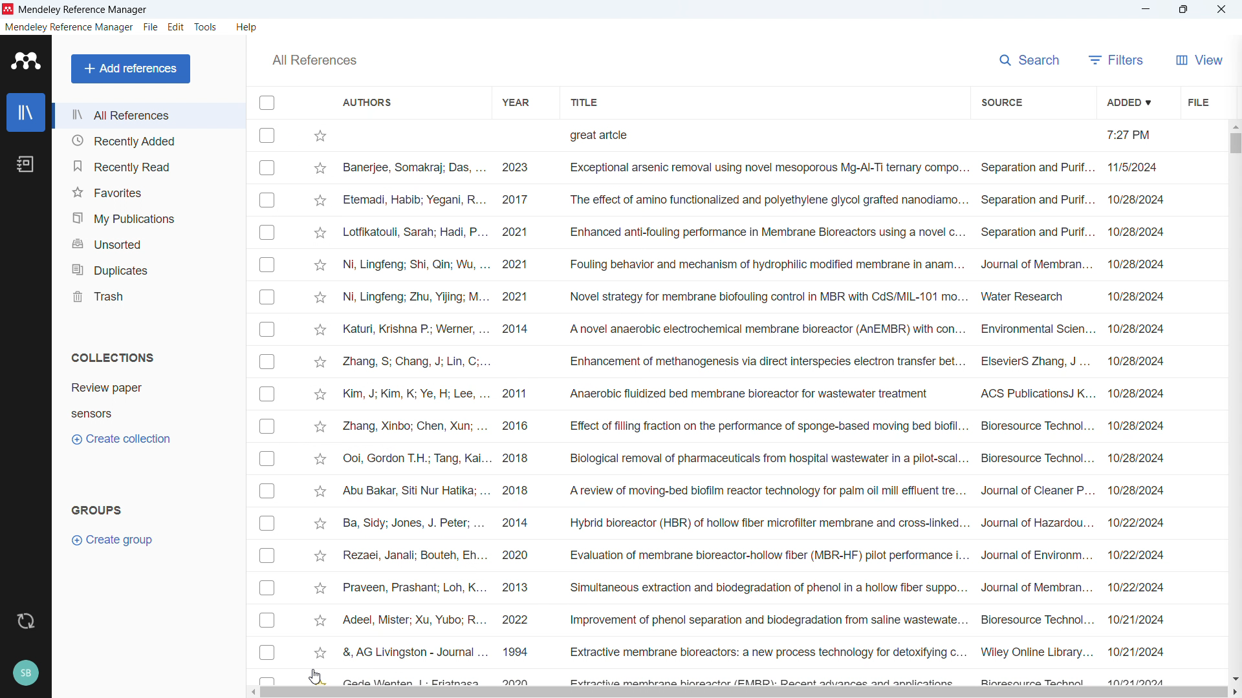 The height and width of the screenshot is (698, 1242). Describe the element at coordinates (1146, 10) in the screenshot. I see `minimise ` at that location.